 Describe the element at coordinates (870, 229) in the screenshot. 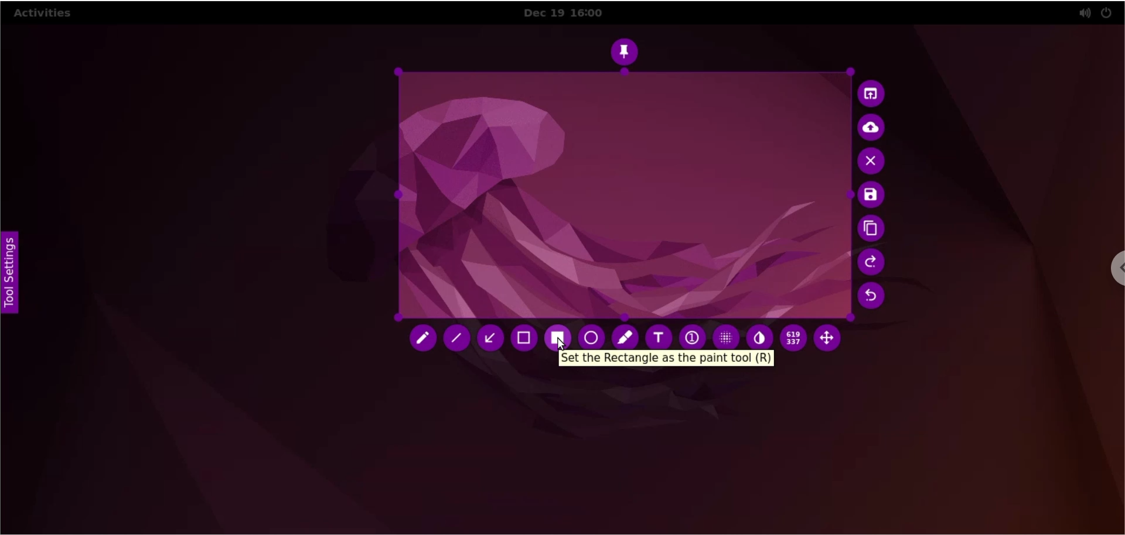

I see `copy to clipboards` at that location.